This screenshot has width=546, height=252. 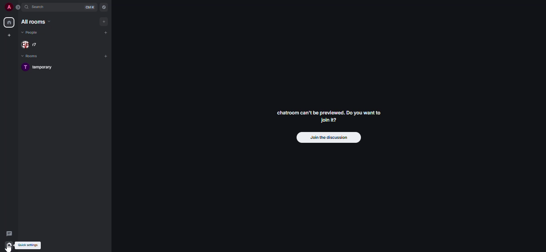 I want to click on rooms, so click(x=29, y=56).